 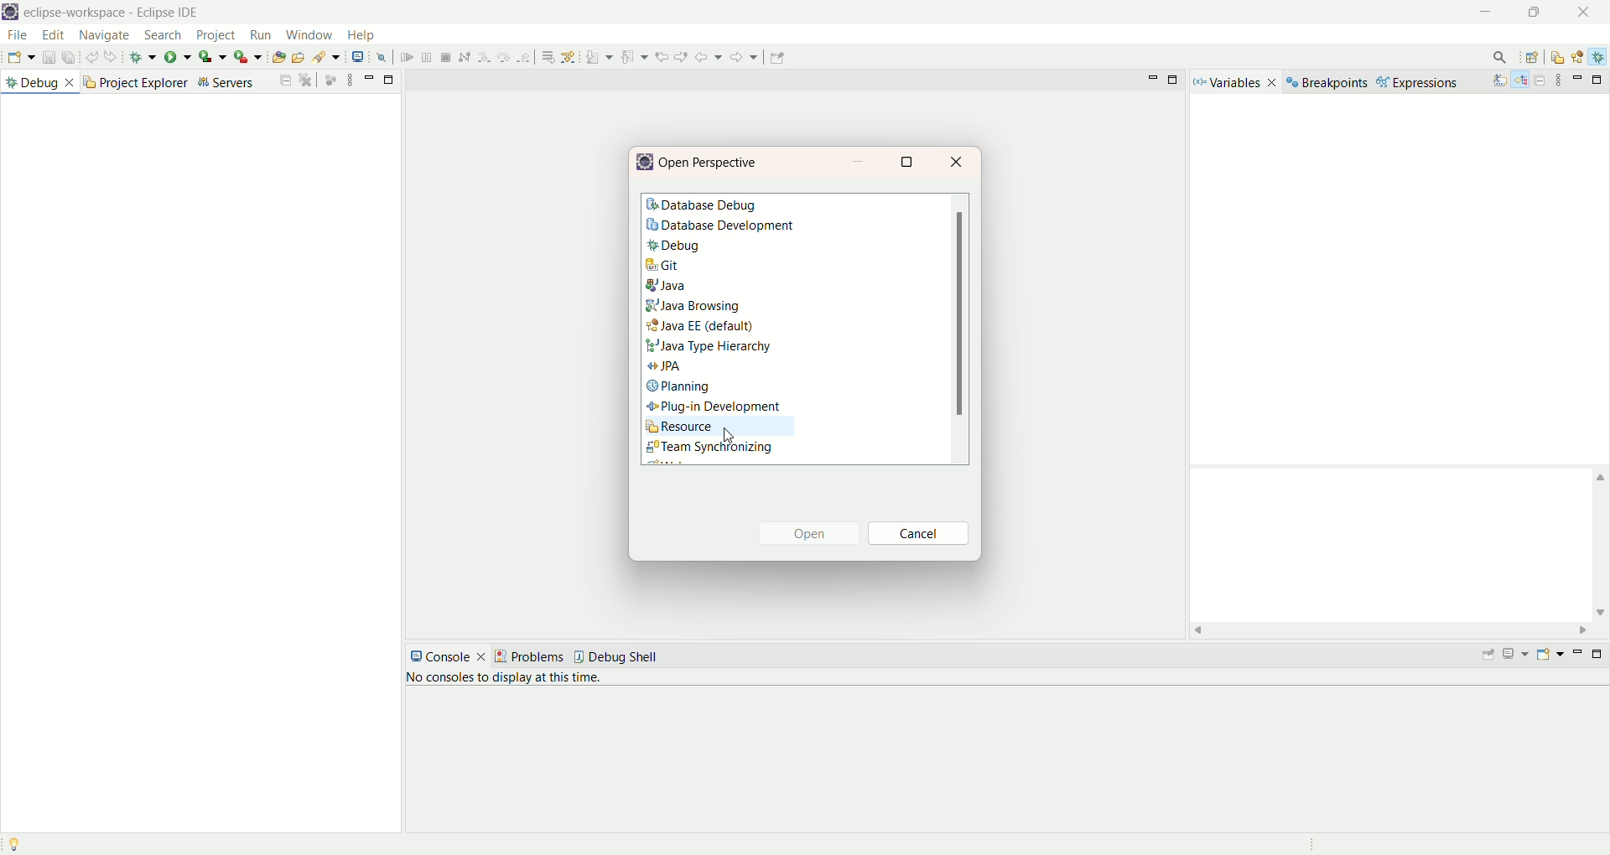 What do you see at coordinates (164, 34) in the screenshot?
I see `search` at bounding box center [164, 34].